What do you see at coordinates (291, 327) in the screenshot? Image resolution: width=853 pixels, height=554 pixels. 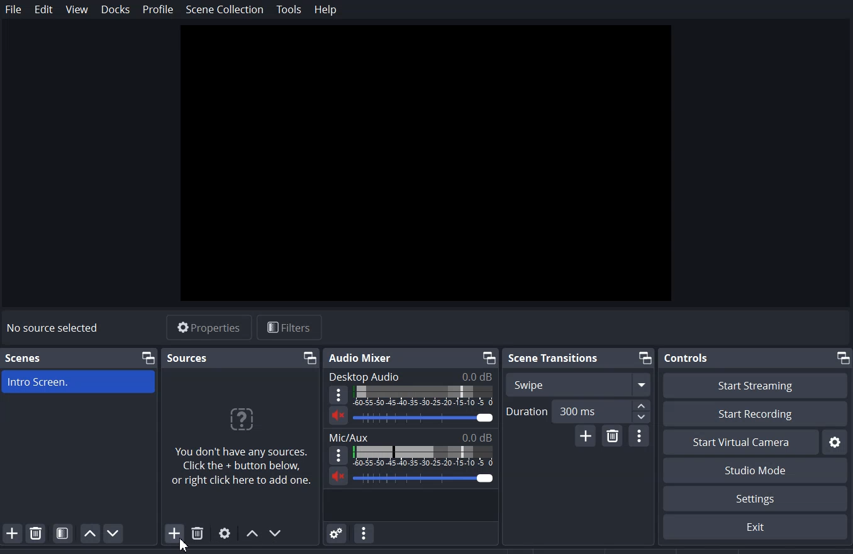 I see `Filters` at bounding box center [291, 327].